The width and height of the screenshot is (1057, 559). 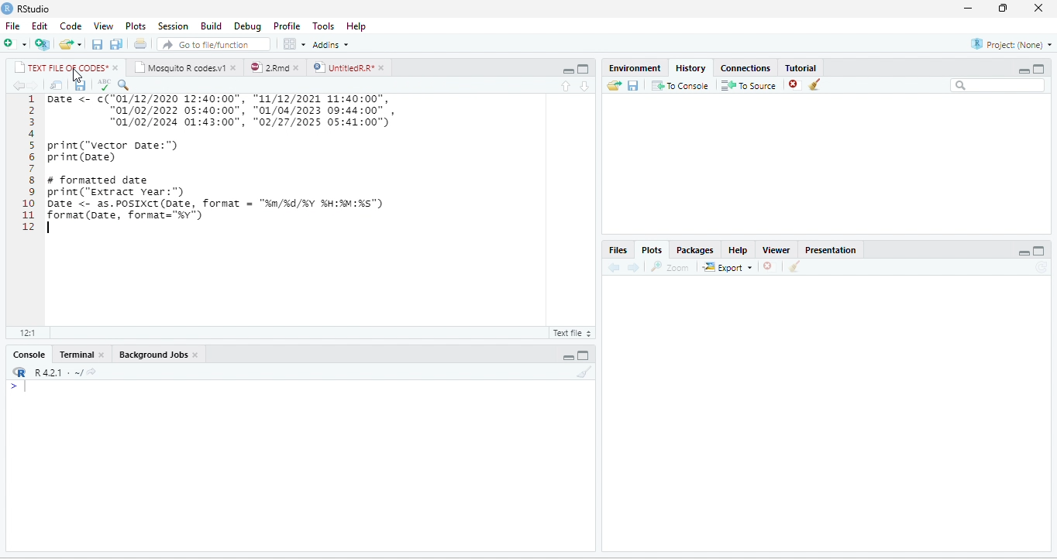 What do you see at coordinates (383, 68) in the screenshot?
I see `close` at bounding box center [383, 68].